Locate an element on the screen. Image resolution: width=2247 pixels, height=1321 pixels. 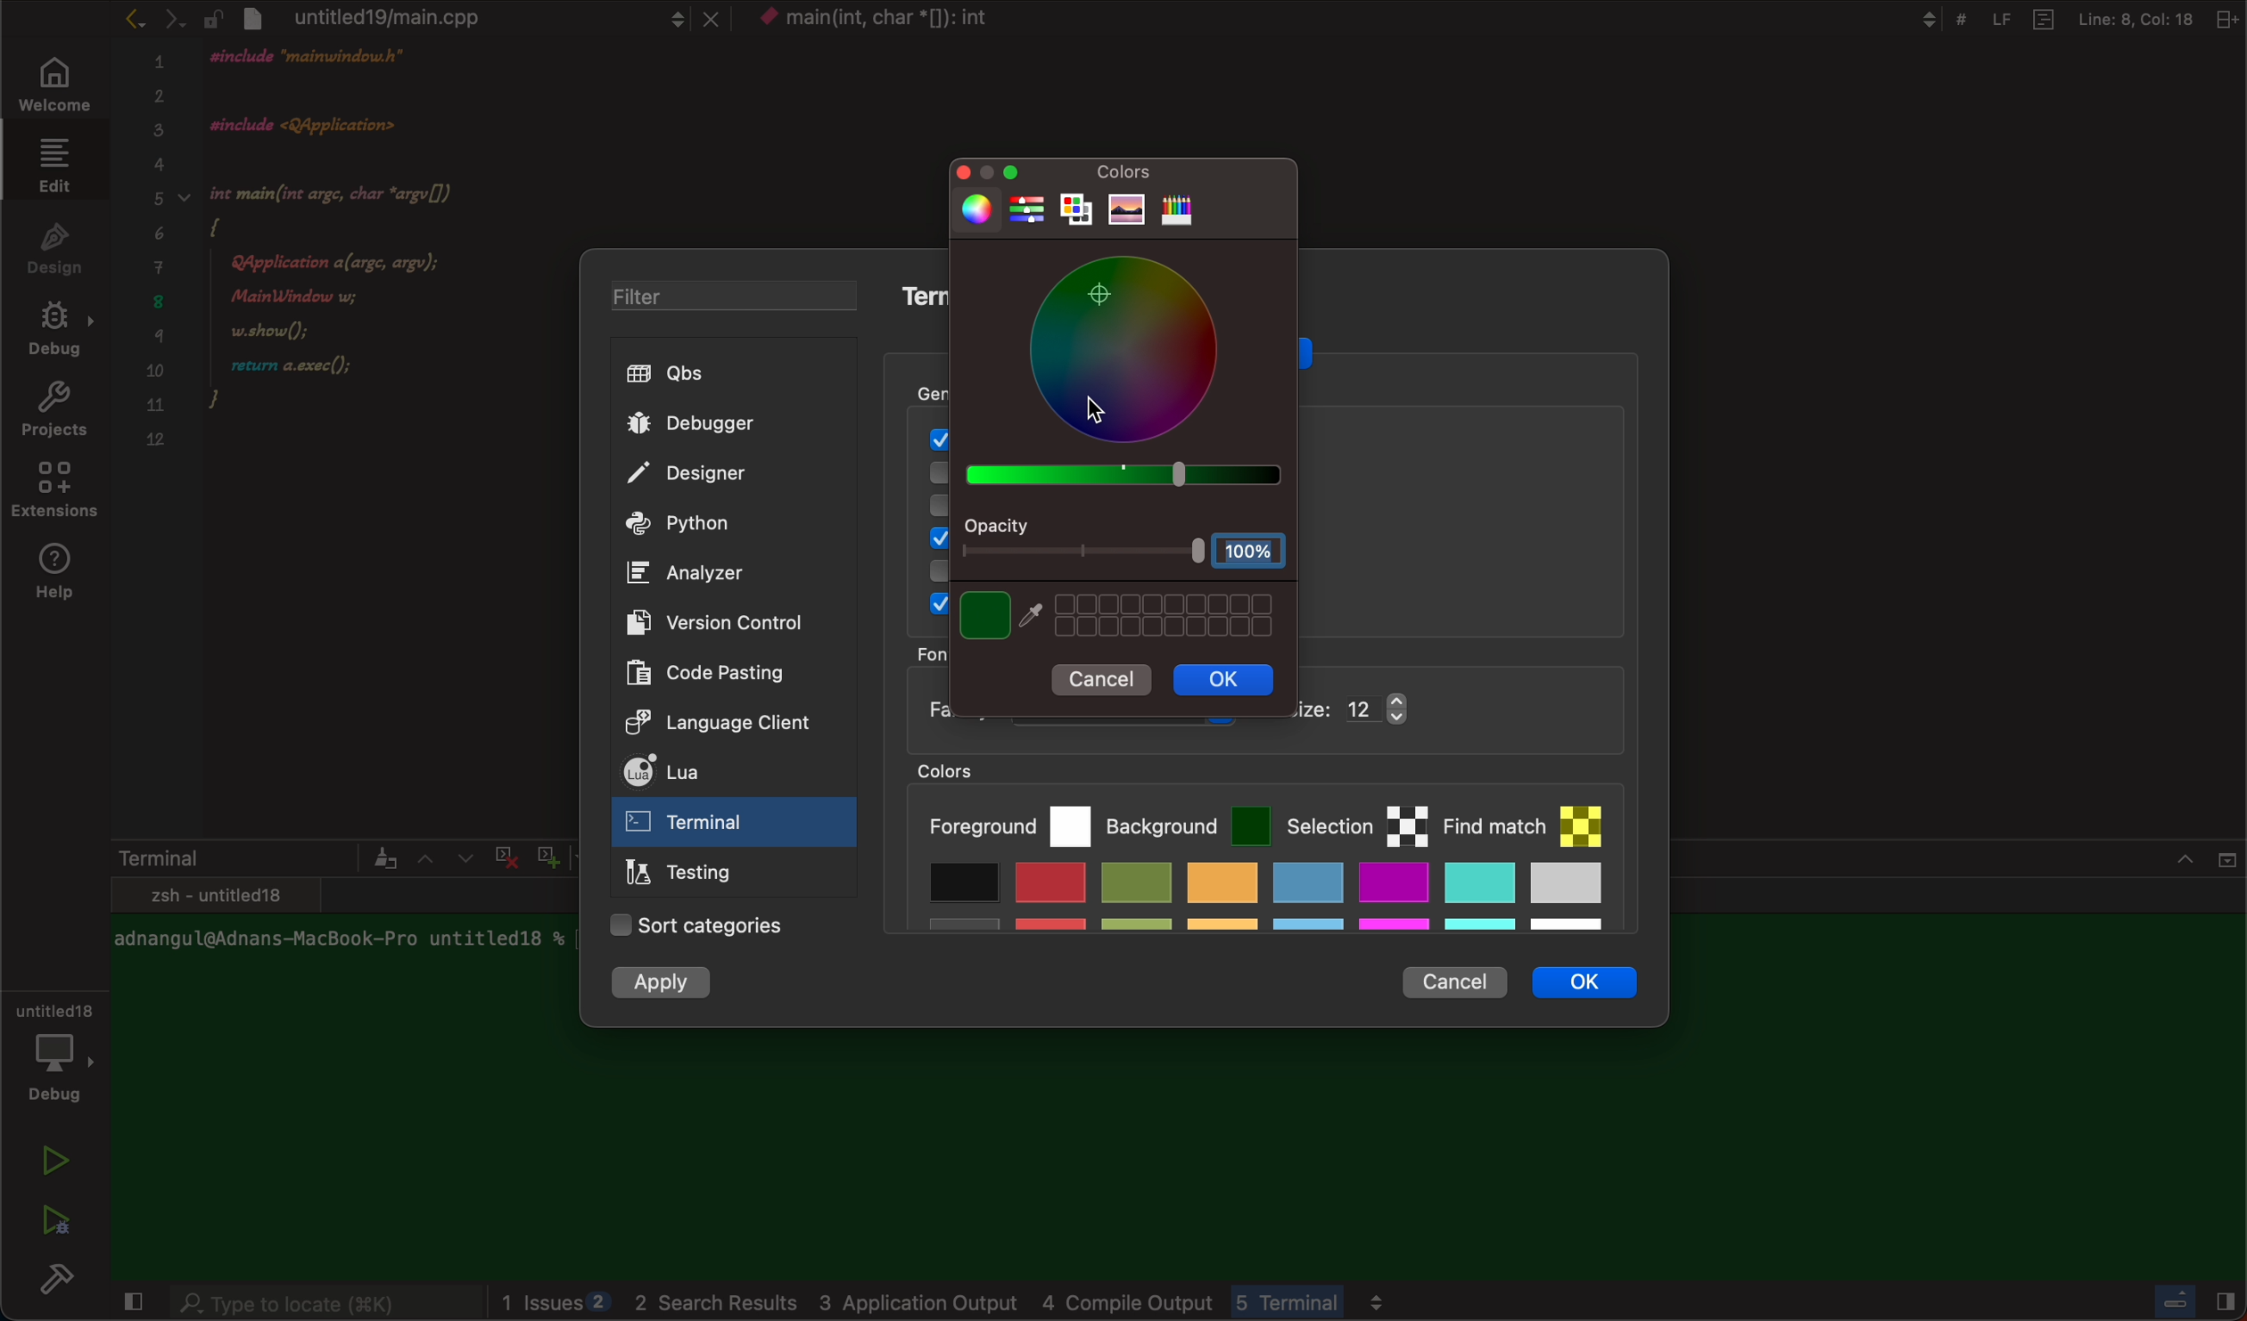
file information is located at coordinates (2064, 19).